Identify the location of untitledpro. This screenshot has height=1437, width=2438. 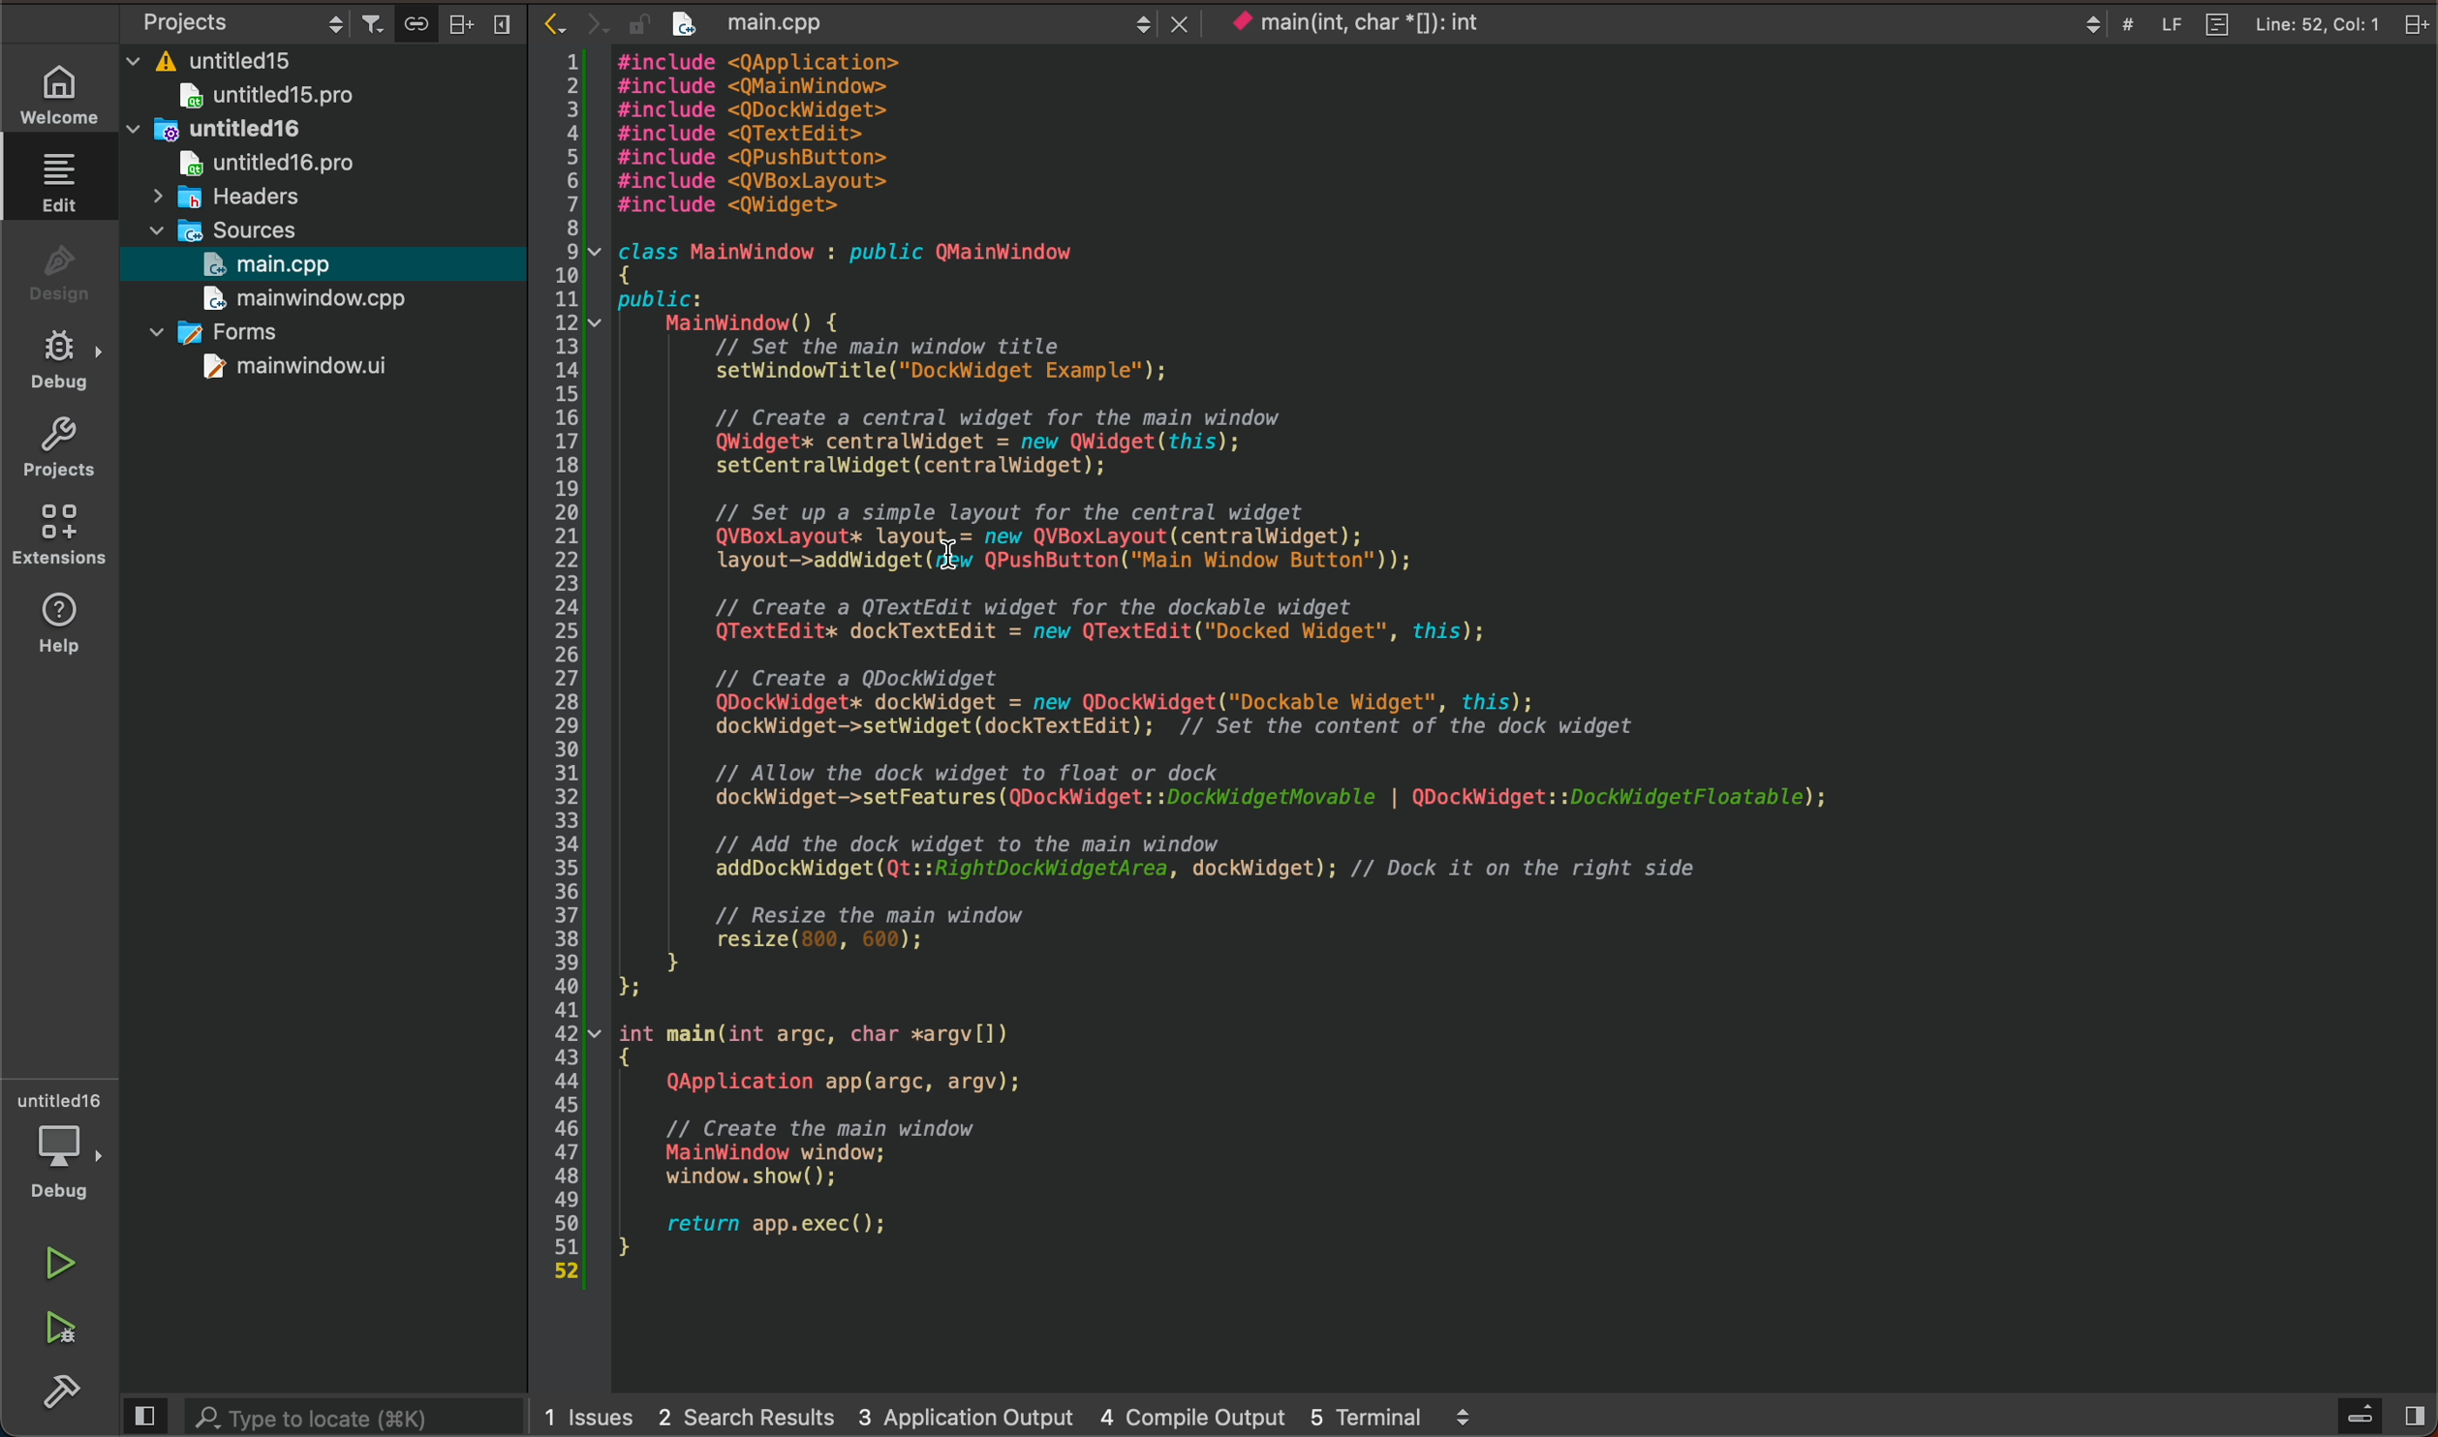
(276, 165).